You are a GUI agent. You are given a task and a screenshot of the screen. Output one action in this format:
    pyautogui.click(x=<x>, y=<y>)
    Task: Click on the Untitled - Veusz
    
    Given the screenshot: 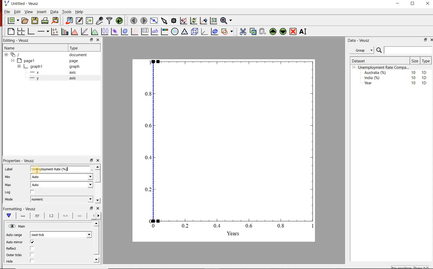 What is the action you would take?
    pyautogui.click(x=21, y=3)
    